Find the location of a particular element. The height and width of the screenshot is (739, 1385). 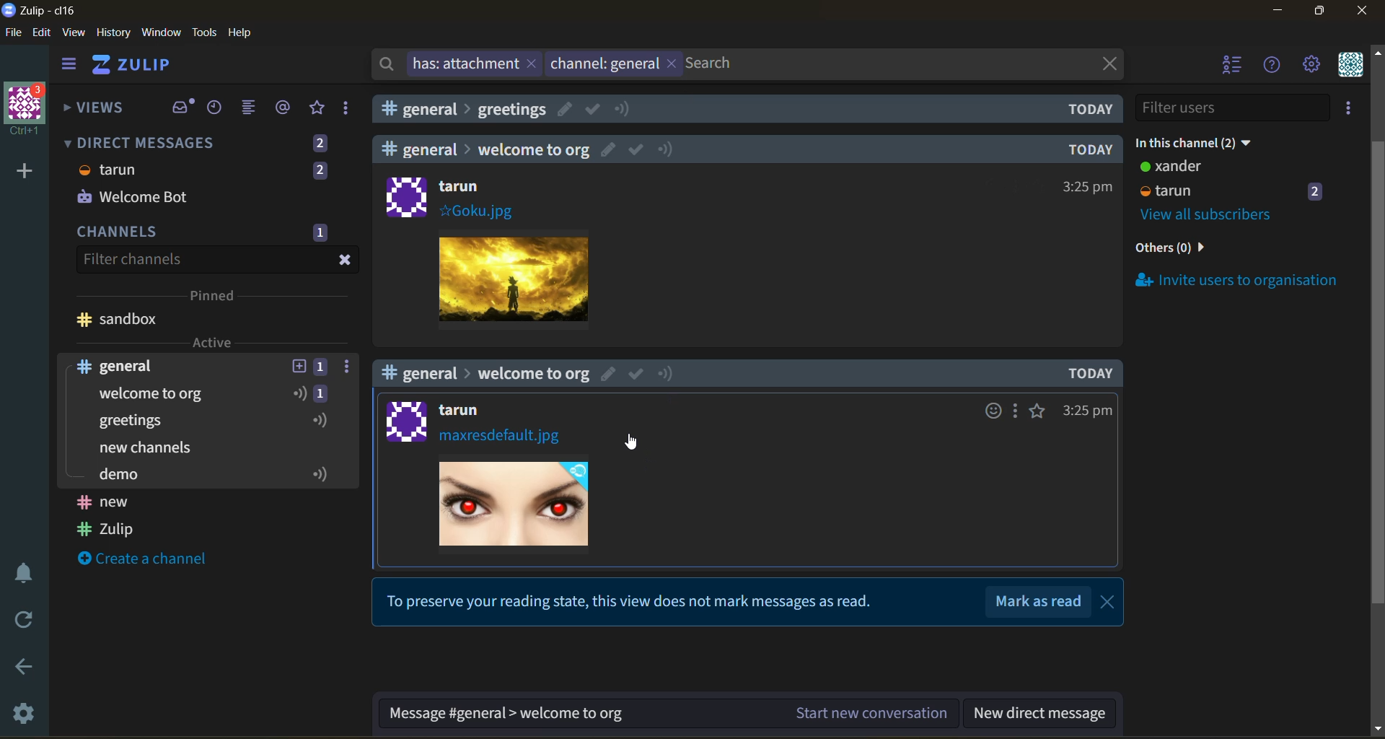

hide users list is located at coordinates (1229, 64).